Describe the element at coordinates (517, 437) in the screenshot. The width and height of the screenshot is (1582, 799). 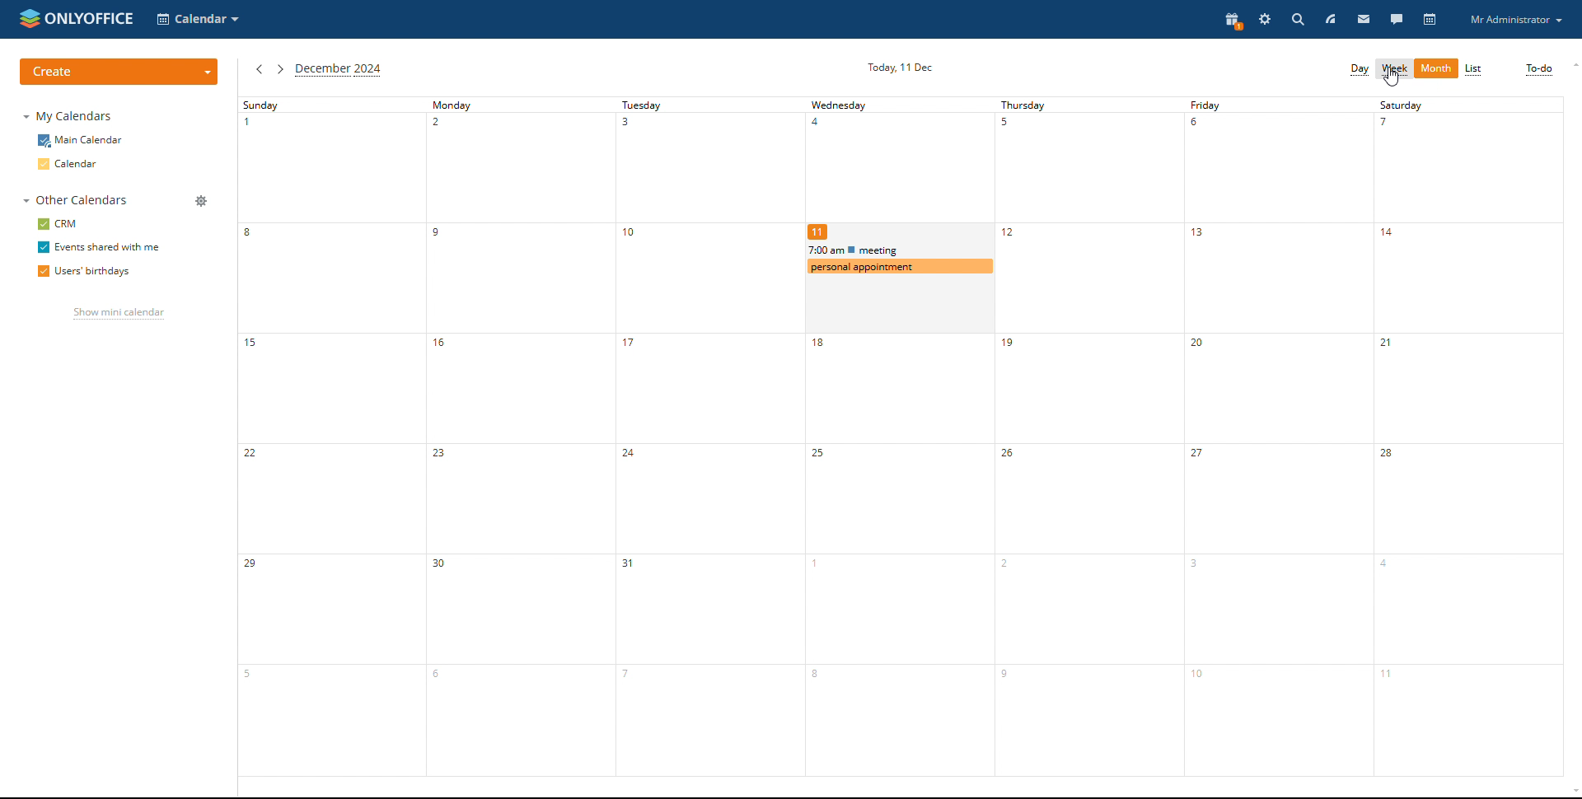
I see `monday` at that location.